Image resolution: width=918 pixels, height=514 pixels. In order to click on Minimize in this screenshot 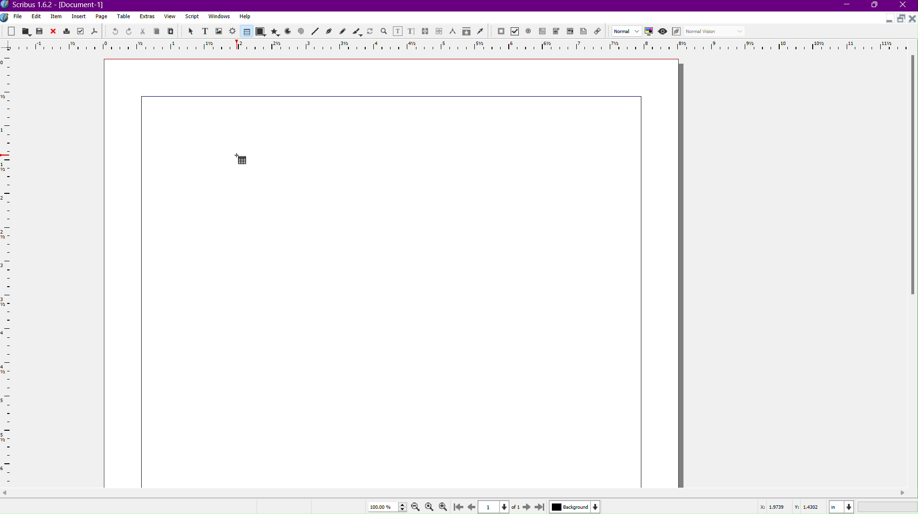, I will do `click(887, 20)`.